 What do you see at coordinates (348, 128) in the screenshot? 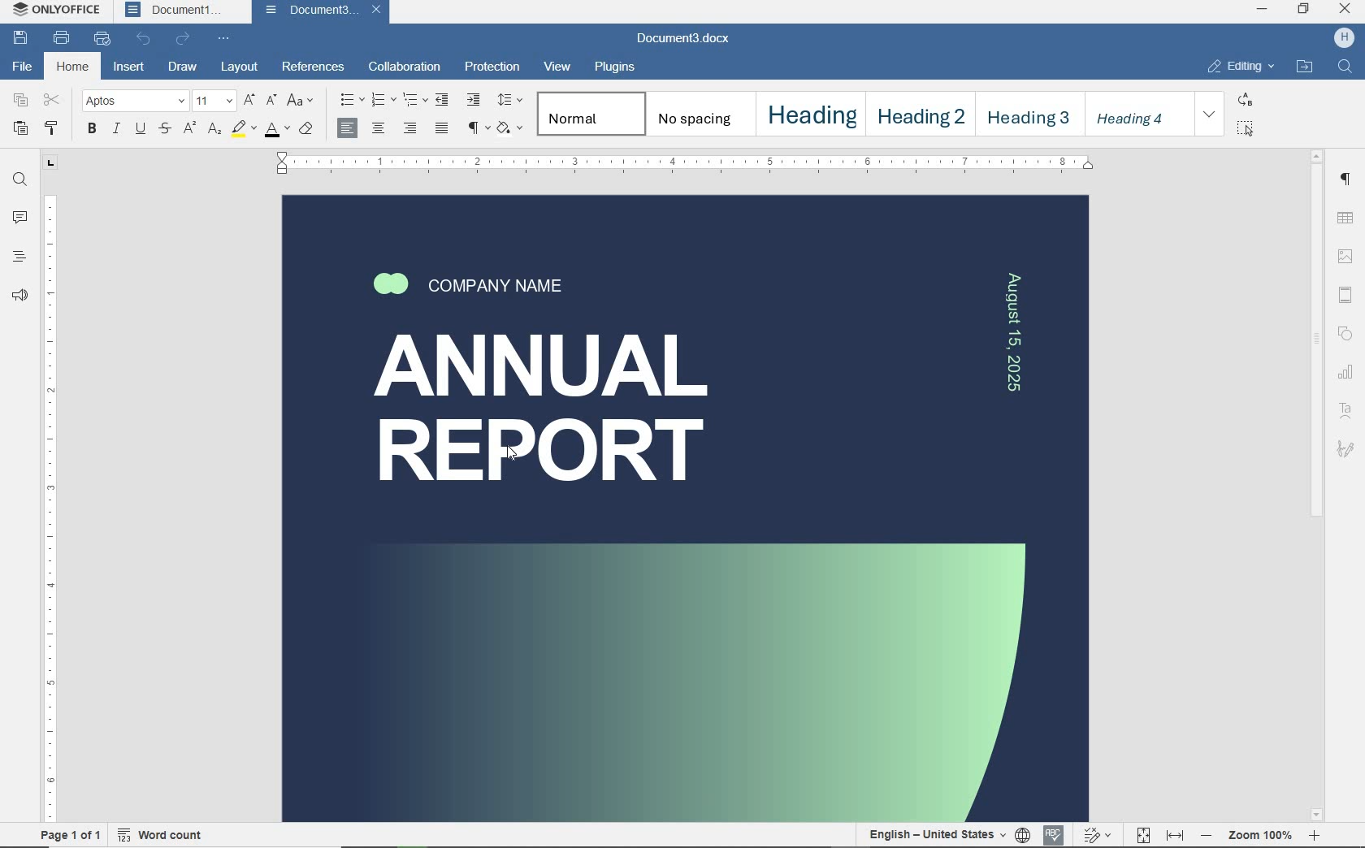
I see `align left` at bounding box center [348, 128].